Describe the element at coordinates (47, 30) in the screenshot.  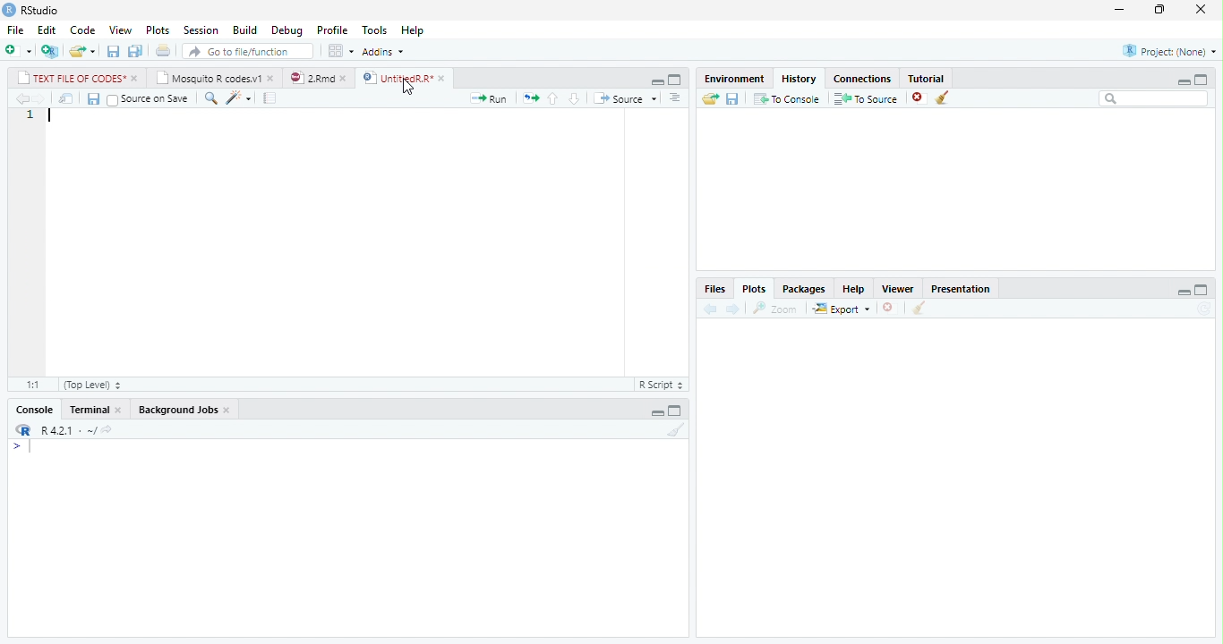
I see `Edit` at that location.